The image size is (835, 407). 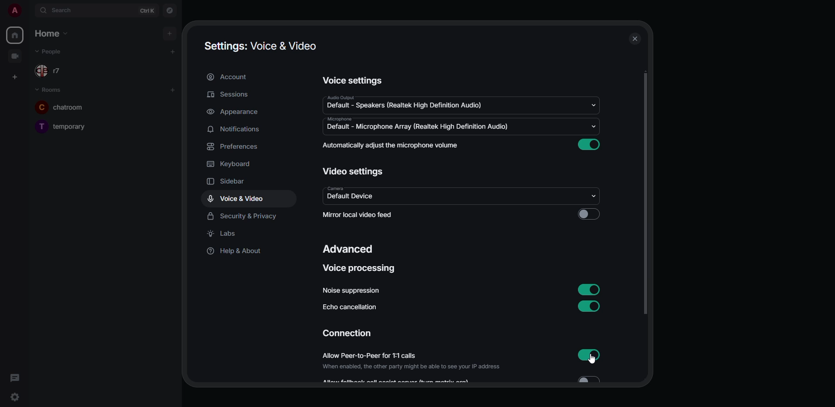 What do you see at coordinates (349, 197) in the screenshot?
I see `default` at bounding box center [349, 197].